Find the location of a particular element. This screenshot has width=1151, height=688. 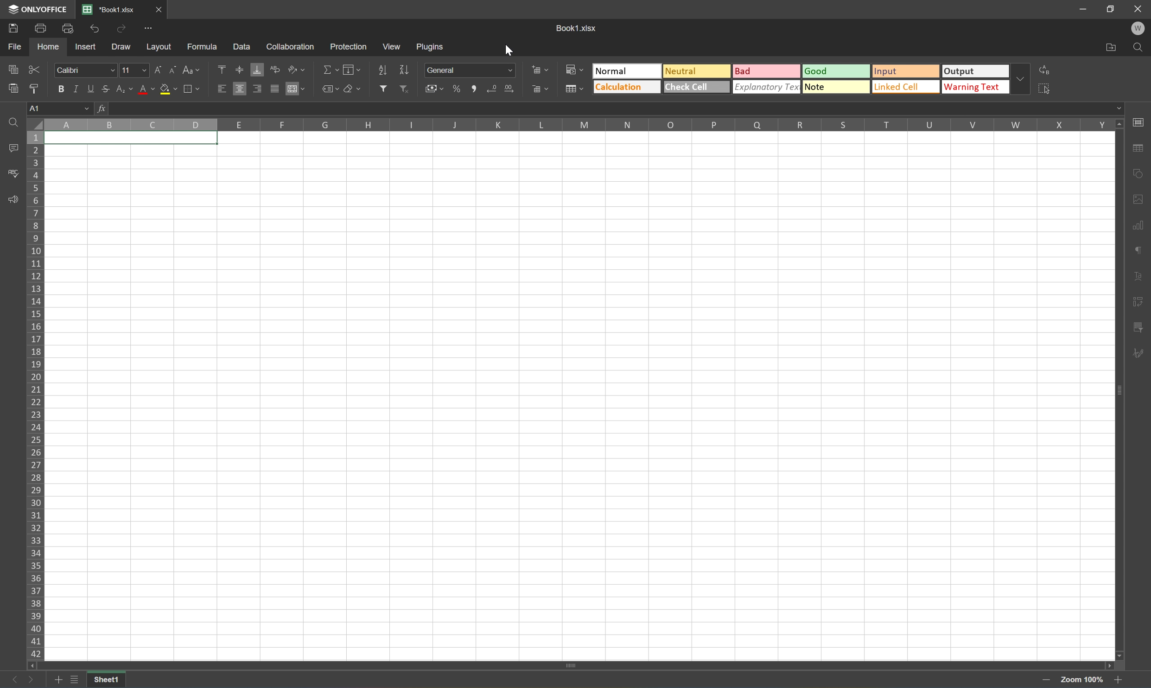

Sheet1 is located at coordinates (108, 681).